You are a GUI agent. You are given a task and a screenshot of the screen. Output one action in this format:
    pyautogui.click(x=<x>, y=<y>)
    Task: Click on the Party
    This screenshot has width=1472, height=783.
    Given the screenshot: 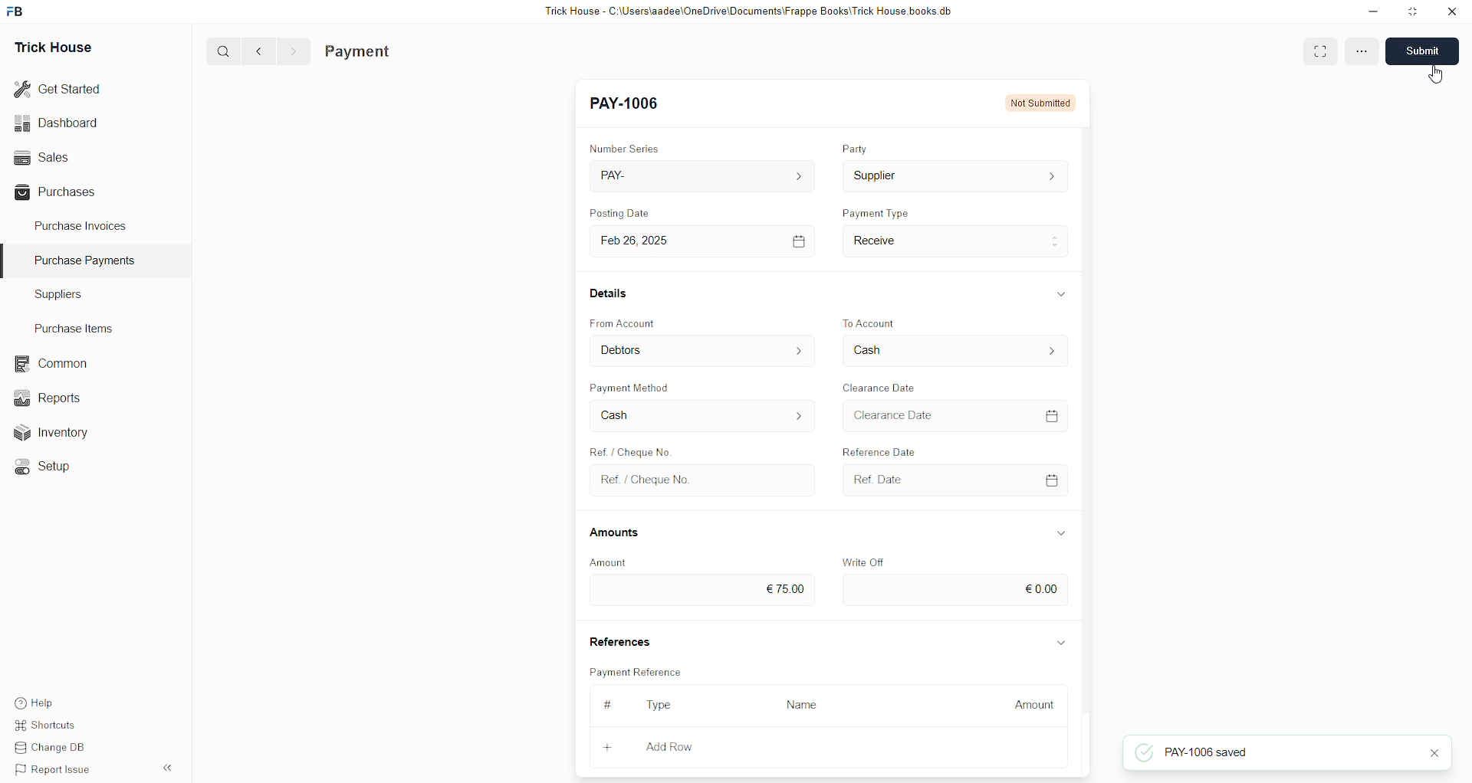 What is the action you would take?
    pyautogui.click(x=856, y=149)
    